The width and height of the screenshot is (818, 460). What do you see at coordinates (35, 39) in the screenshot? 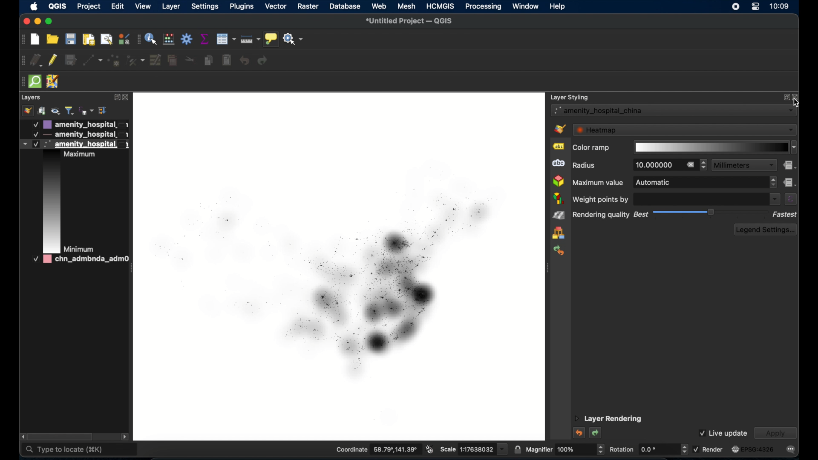
I see `create new project` at bounding box center [35, 39].